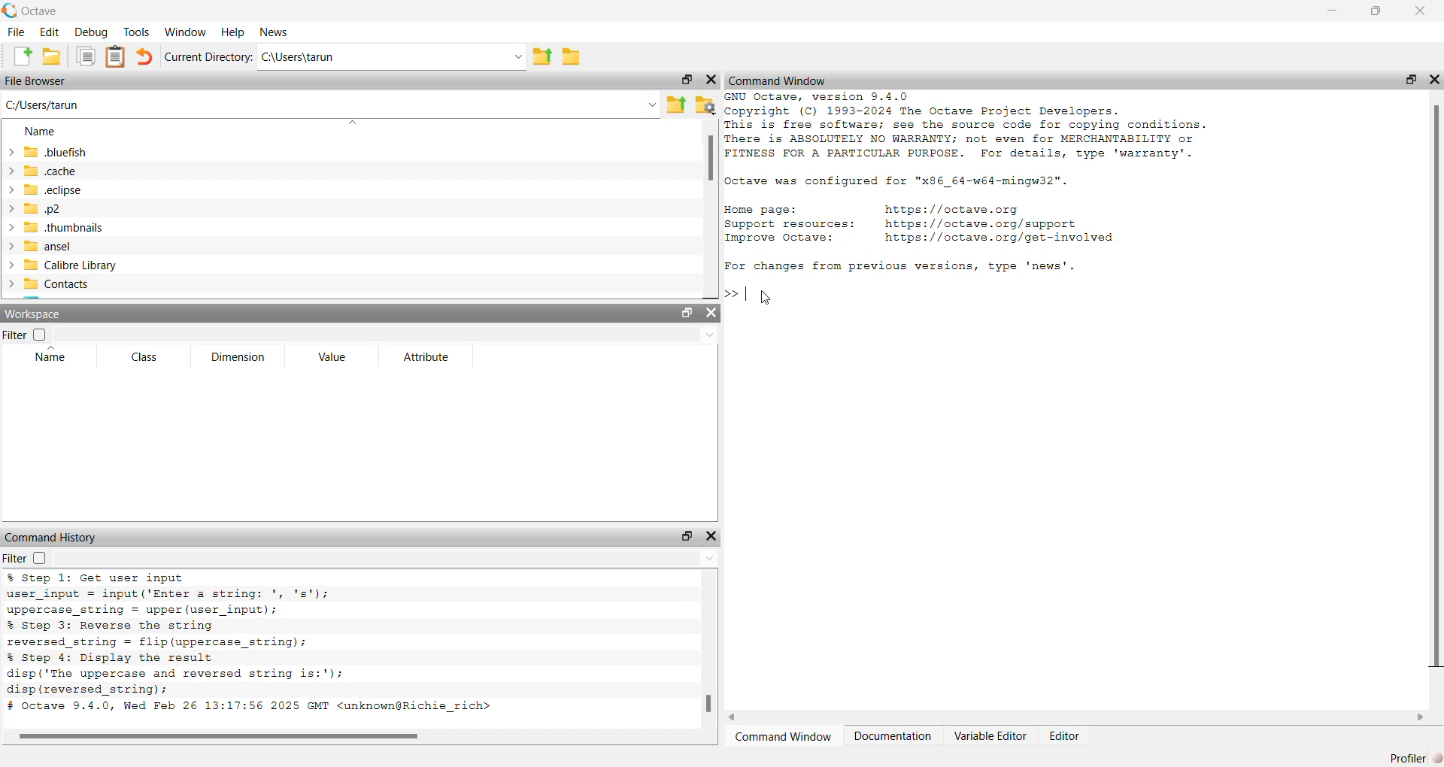 The width and height of the screenshot is (1444, 767). I want to click on filter input field, so click(391, 337).